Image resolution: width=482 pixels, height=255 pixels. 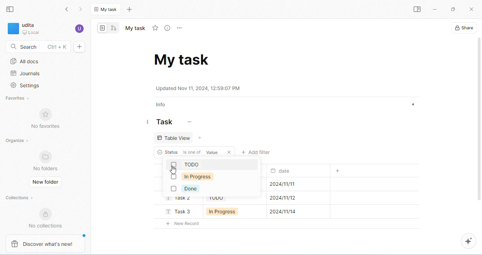 I want to click on new folder, so click(x=45, y=182).